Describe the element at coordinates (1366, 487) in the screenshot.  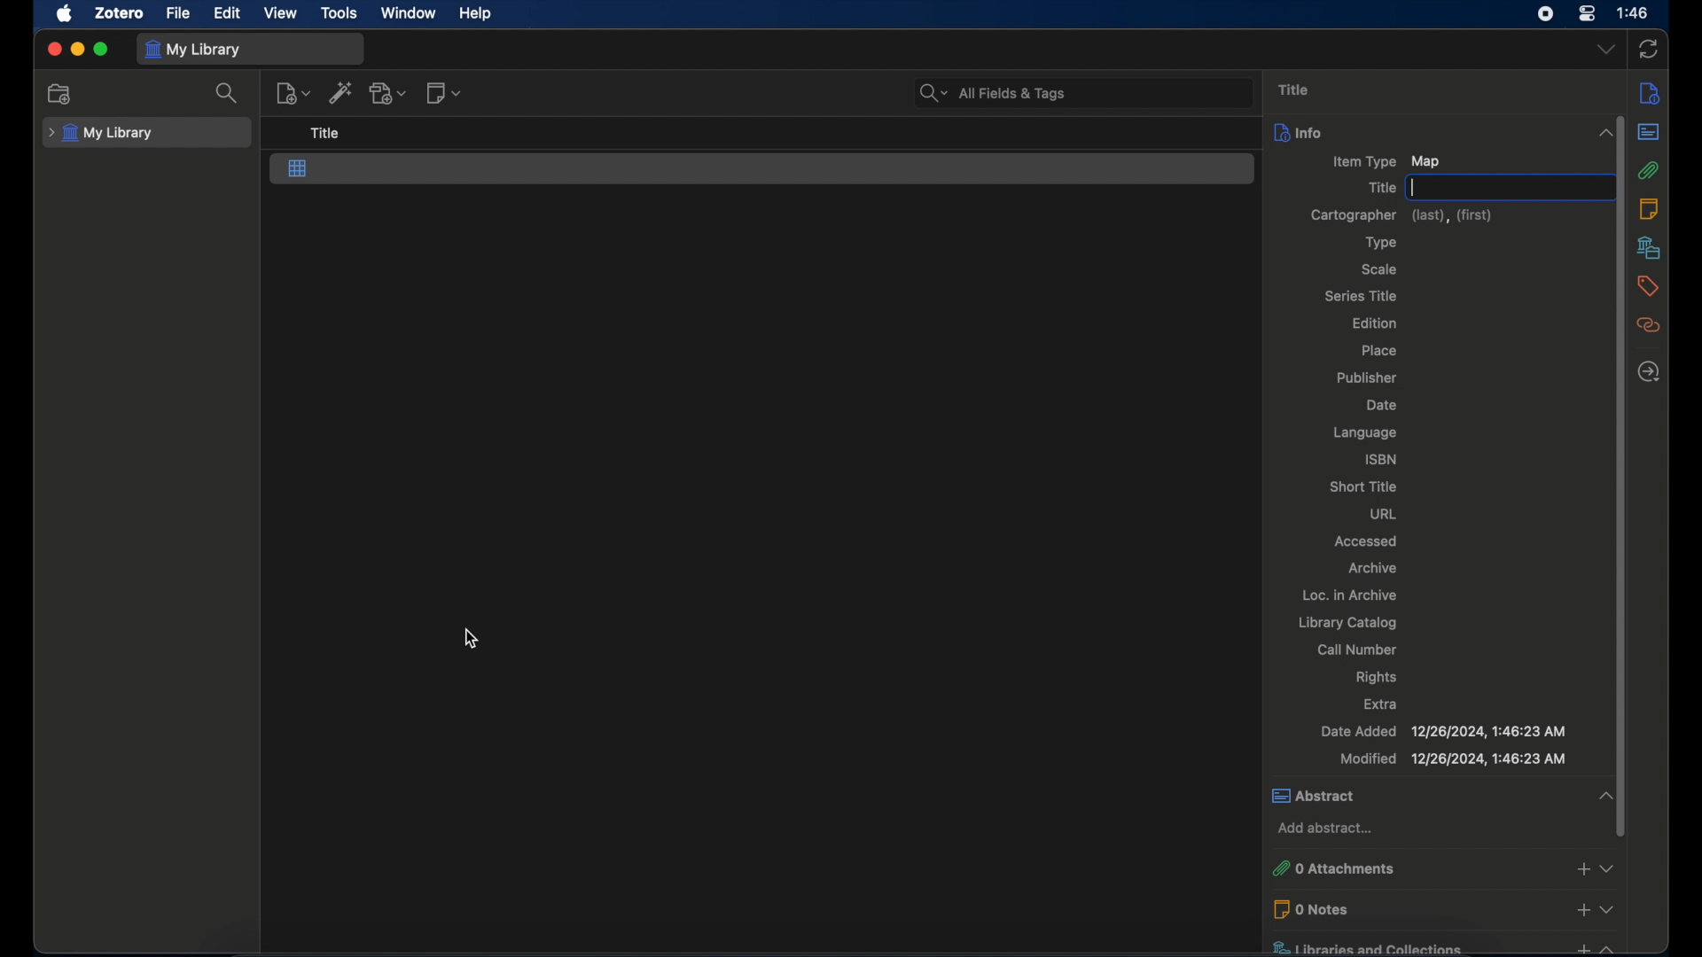
I see `short title` at that location.